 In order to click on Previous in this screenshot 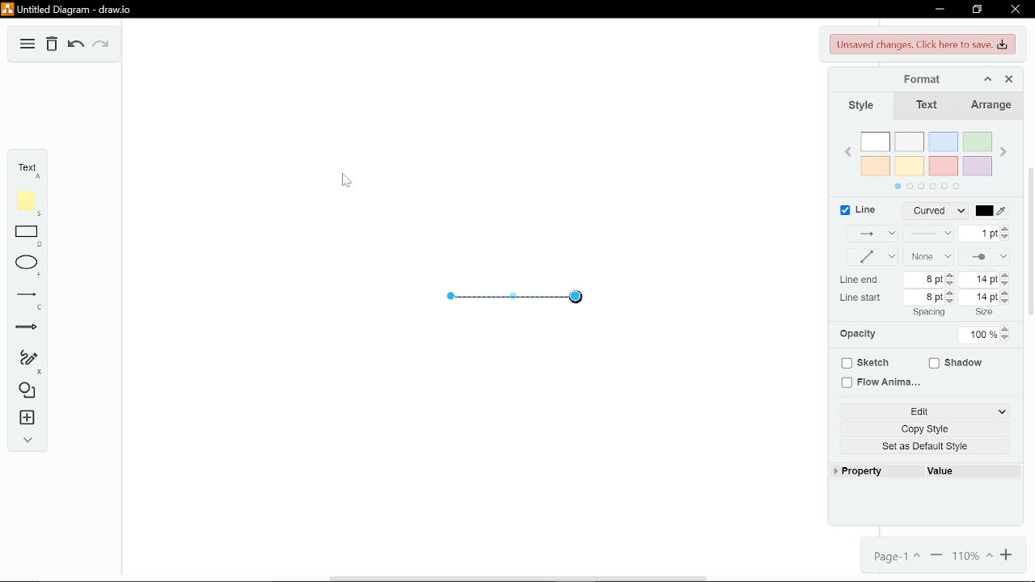, I will do `click(849, 150)`.